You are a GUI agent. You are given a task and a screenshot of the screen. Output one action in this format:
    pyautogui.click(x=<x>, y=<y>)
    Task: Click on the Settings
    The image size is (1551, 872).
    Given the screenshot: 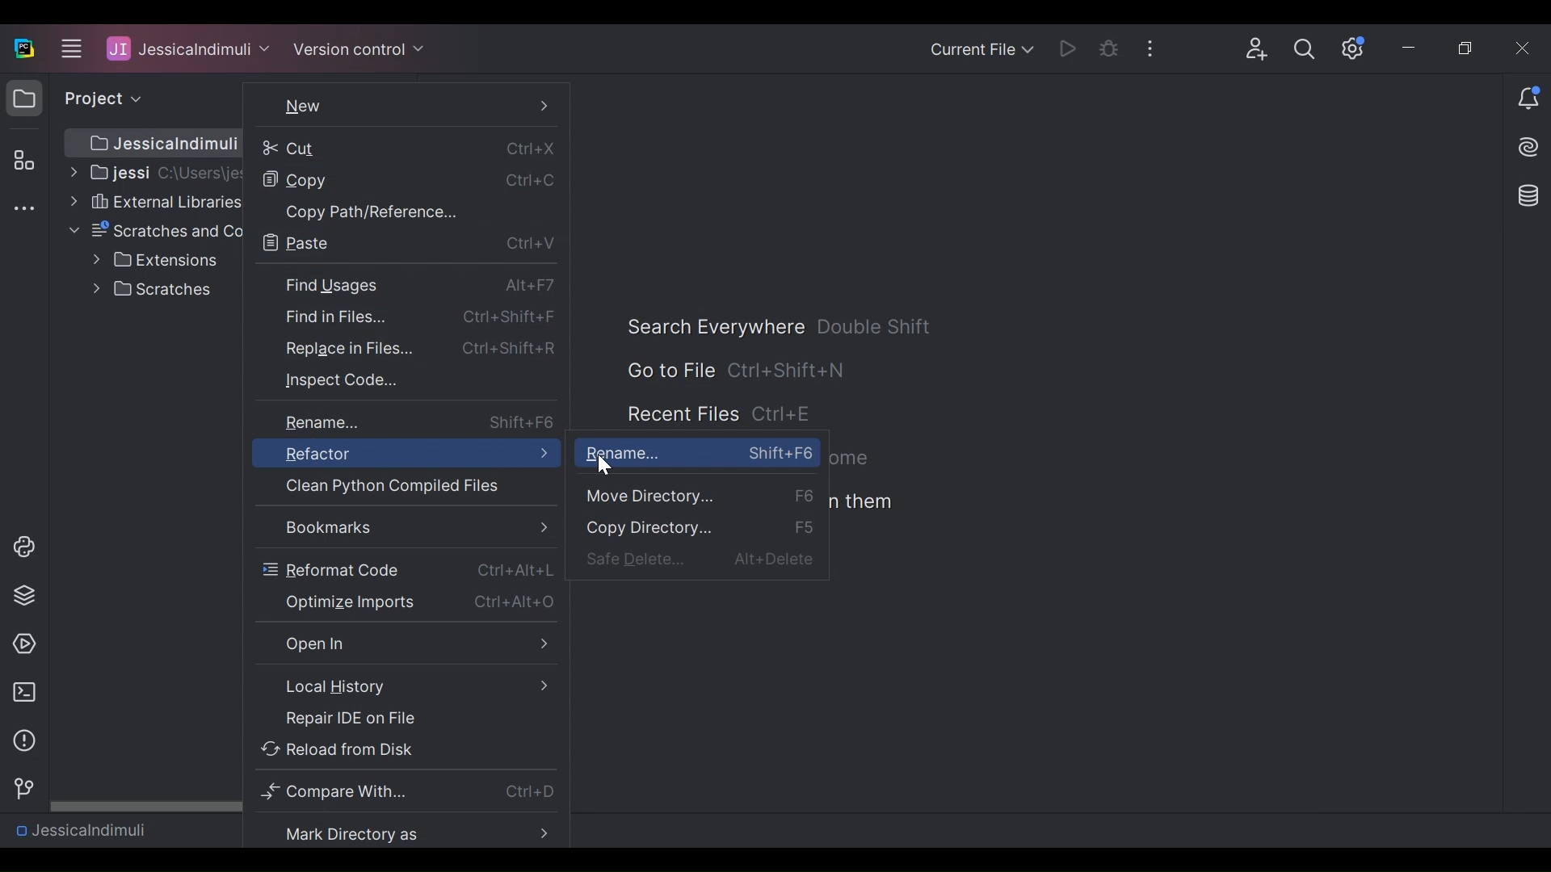 What is the action you would take?
    pyautogui.click(x=1354, y=48)
    